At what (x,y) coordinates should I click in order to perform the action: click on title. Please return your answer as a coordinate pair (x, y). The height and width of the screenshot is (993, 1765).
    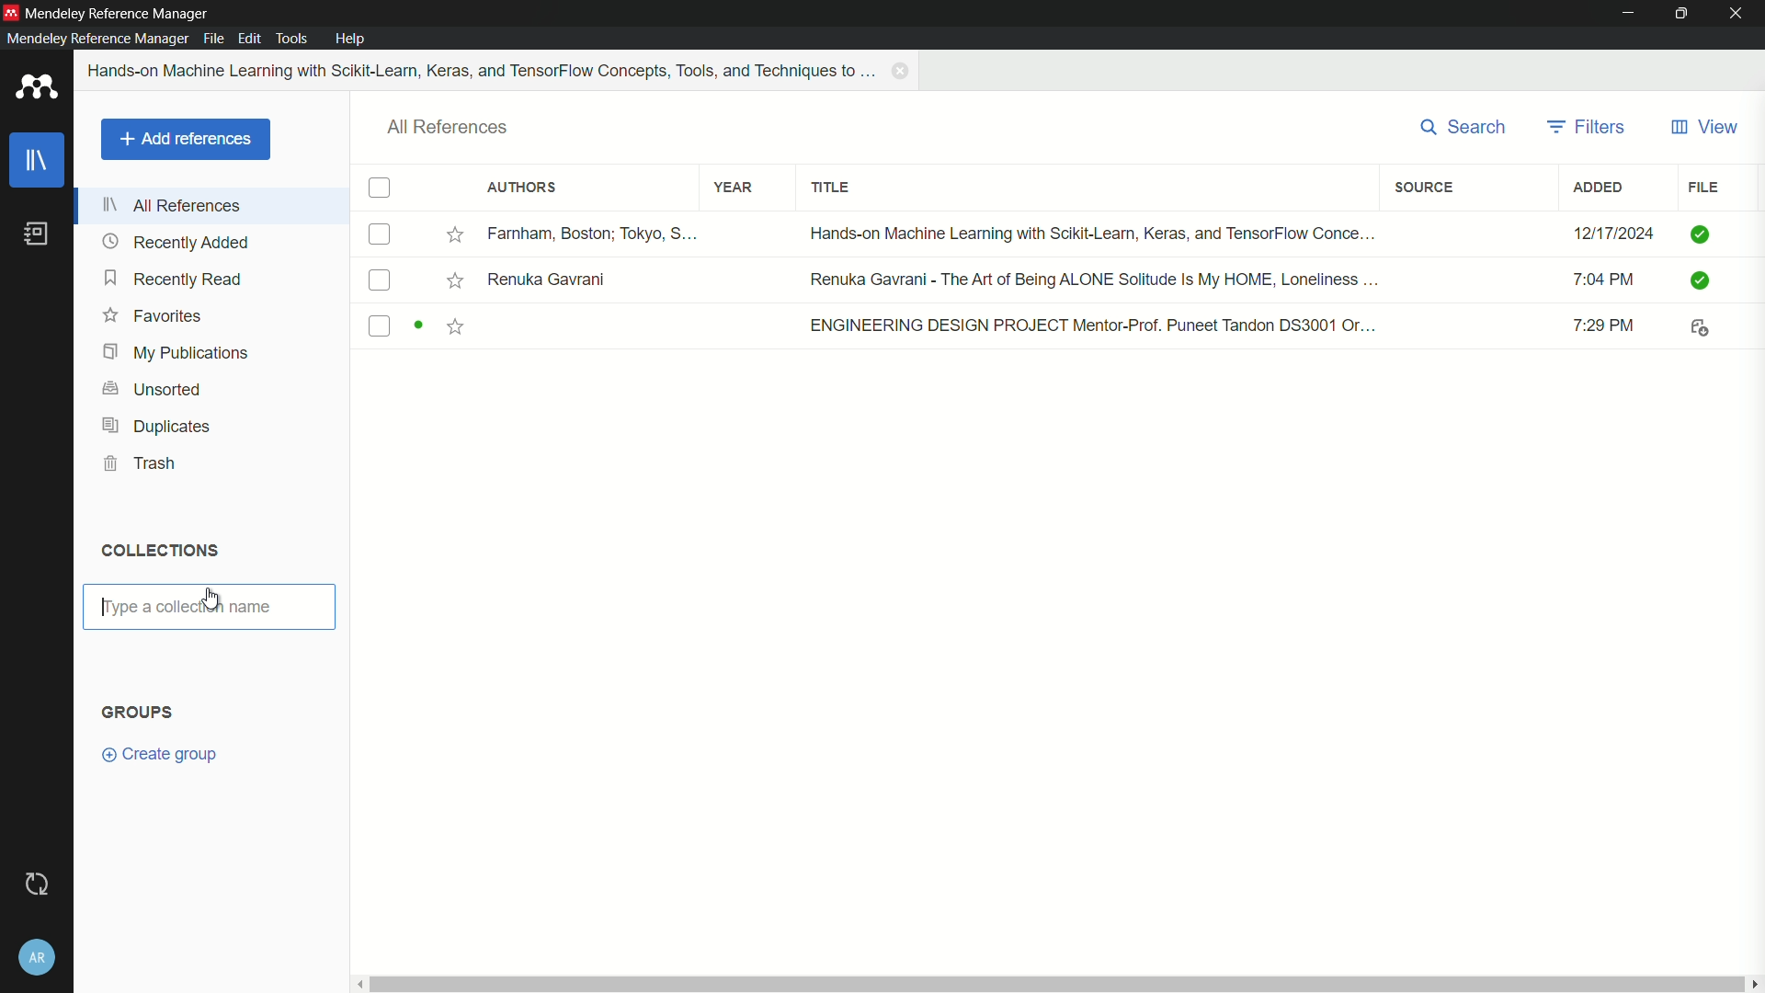
    Looking at the image, I should click on (831, 188).